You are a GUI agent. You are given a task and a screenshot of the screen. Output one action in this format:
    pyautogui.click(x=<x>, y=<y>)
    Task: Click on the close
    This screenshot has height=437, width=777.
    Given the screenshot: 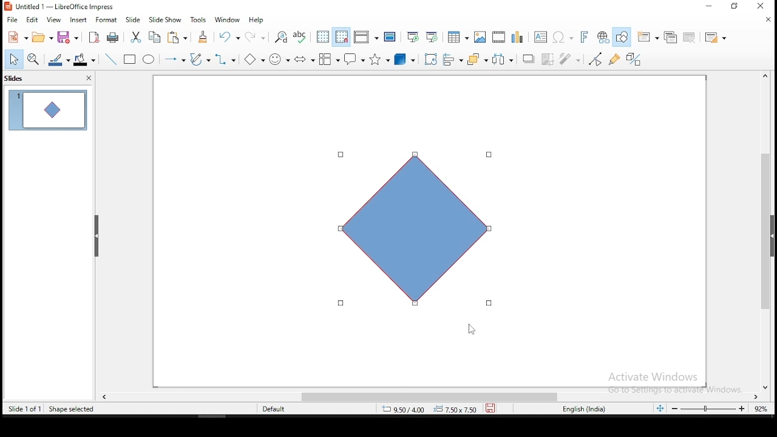 What is the action you would take?
    pyautogui.click(x=91, y=78)
    